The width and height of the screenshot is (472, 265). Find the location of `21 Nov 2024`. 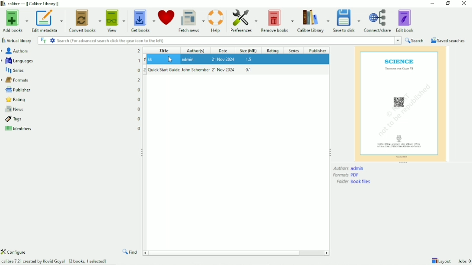

21 Nov 2024 is located at coordinates (223, 59).